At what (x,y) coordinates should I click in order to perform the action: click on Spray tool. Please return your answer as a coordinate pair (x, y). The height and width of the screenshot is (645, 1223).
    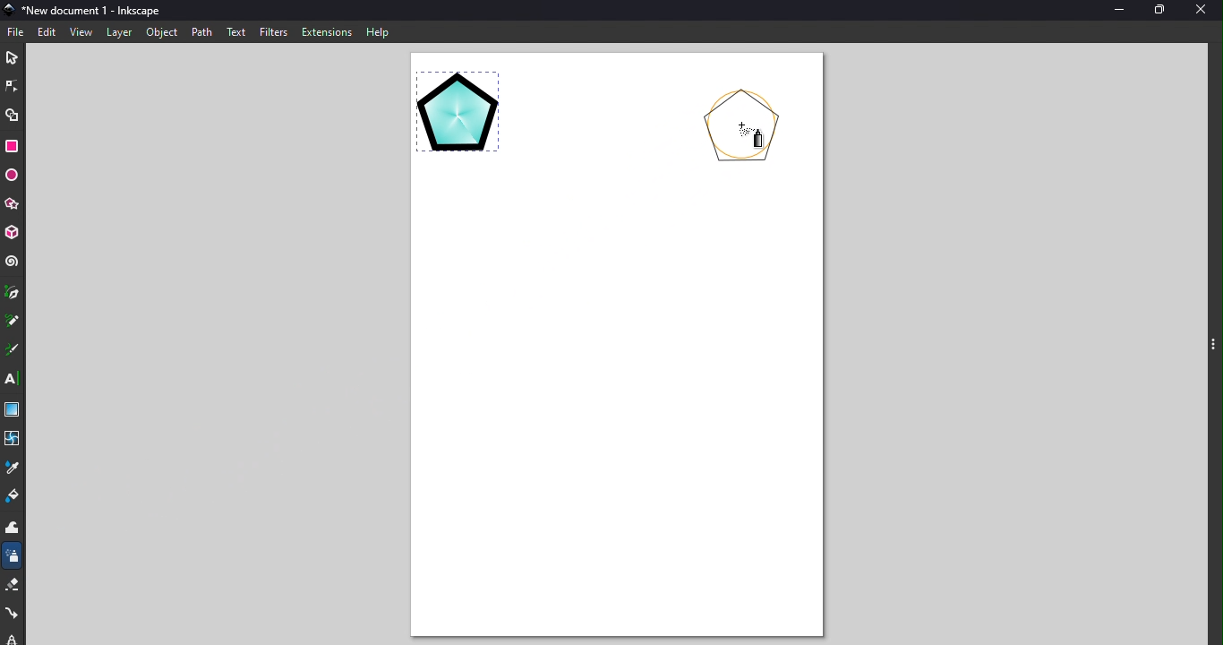
    Looking at the image, I should click on (13, 559).